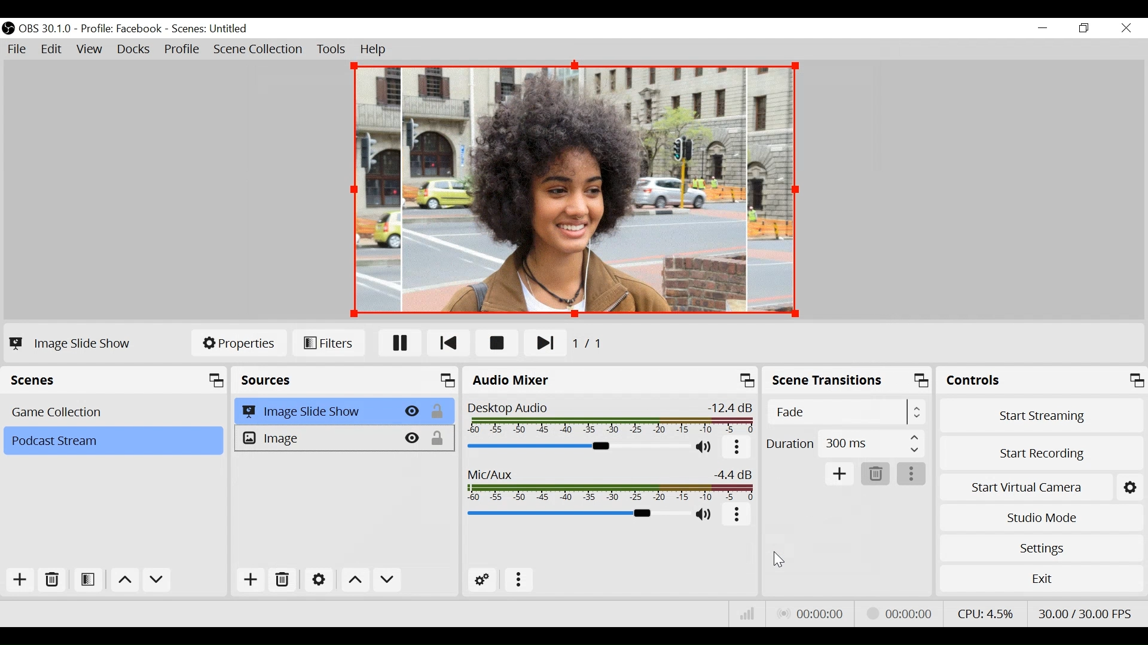 The width and height of the screenshot is (1148, 645). Describe the element at coordinates (328, 342) in the screenshot. I see `Filters` at that location.